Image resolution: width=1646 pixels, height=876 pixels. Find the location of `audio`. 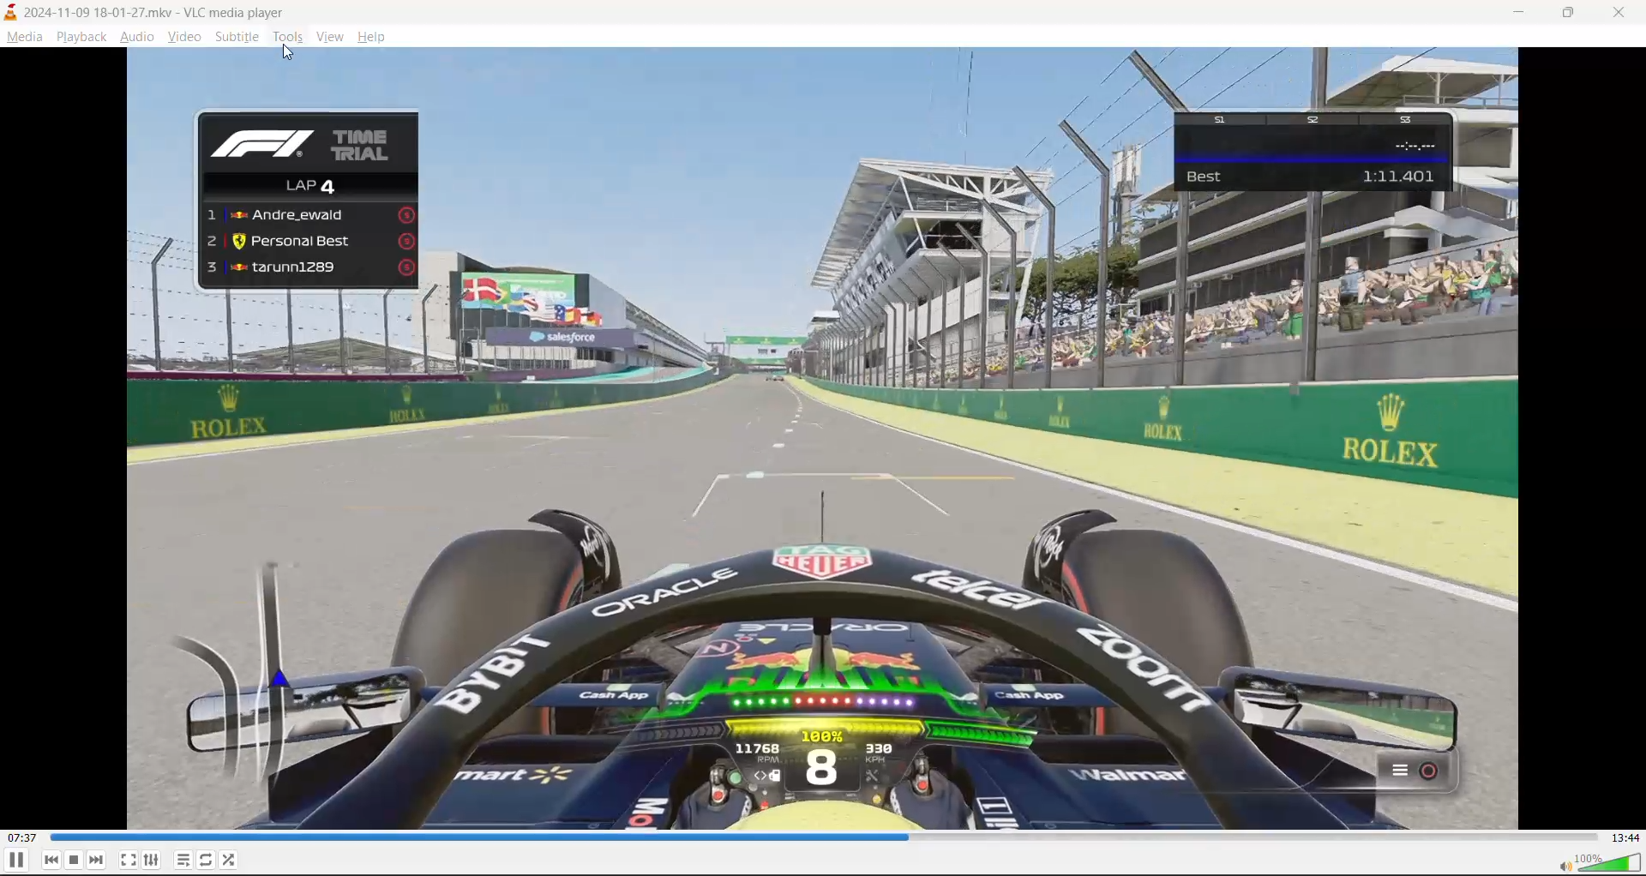

audio is located at coordinates (138, 36).